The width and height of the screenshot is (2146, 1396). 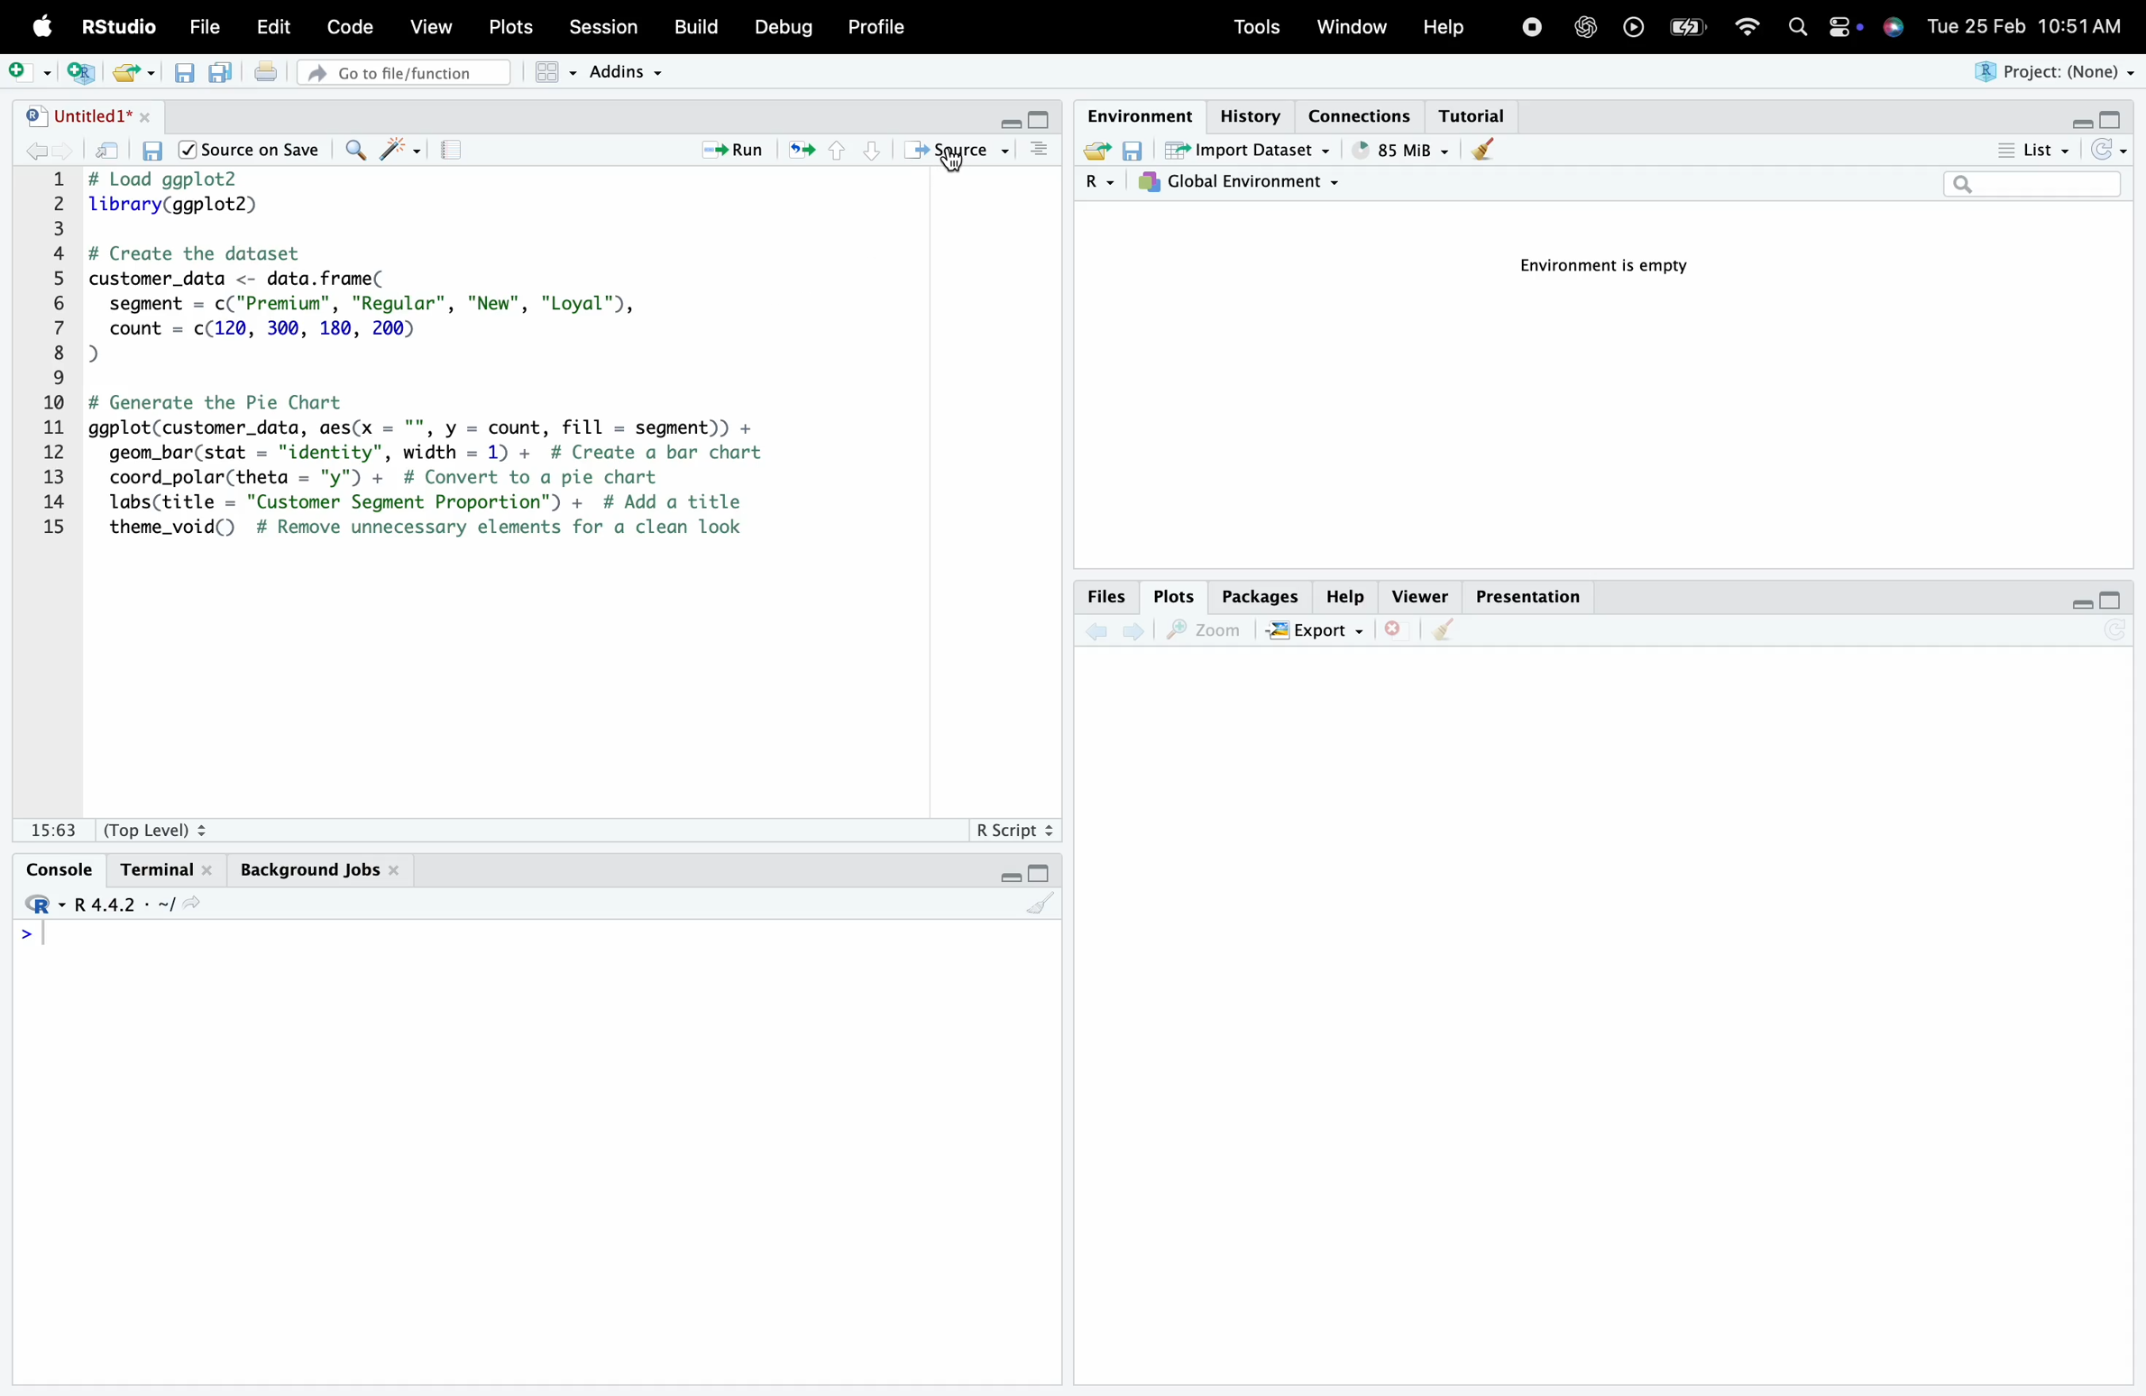 I want to click on next, so click(x=1141, y=638).